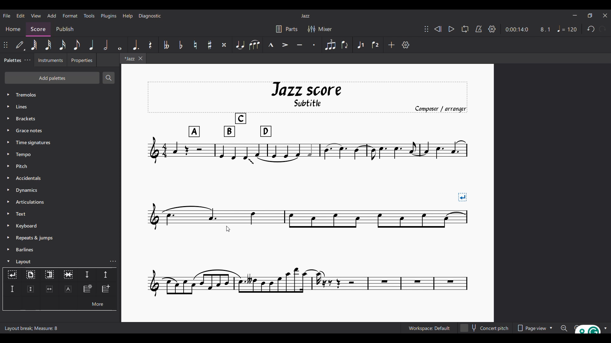 This screenshot has height=343, width=611. Describe the element at coordinates (109, 16) in the screenshot. I see `Plugins menu` at that location.